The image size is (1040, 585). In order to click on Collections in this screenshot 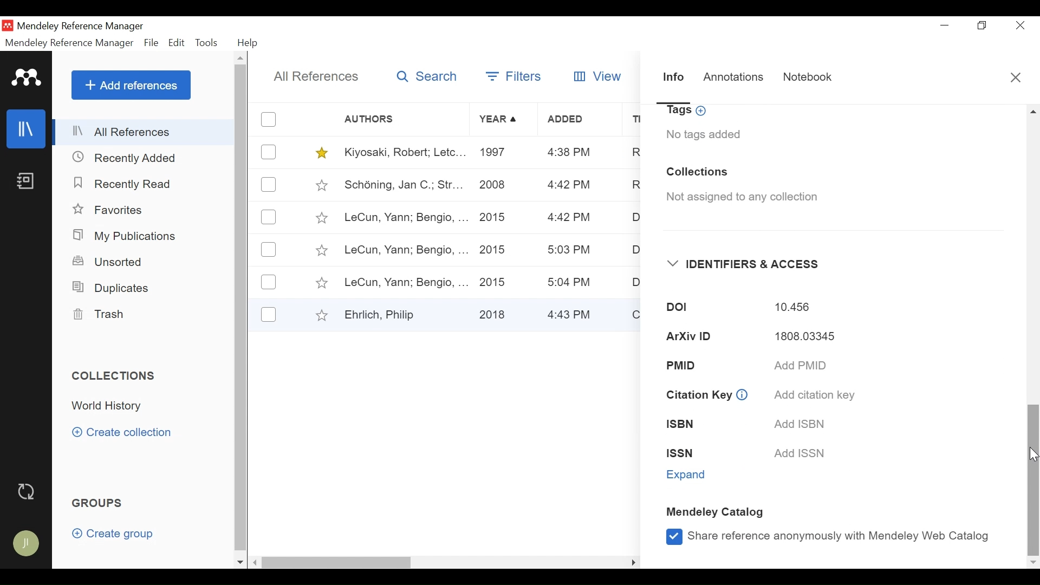, I will do `click(115, 376)`.